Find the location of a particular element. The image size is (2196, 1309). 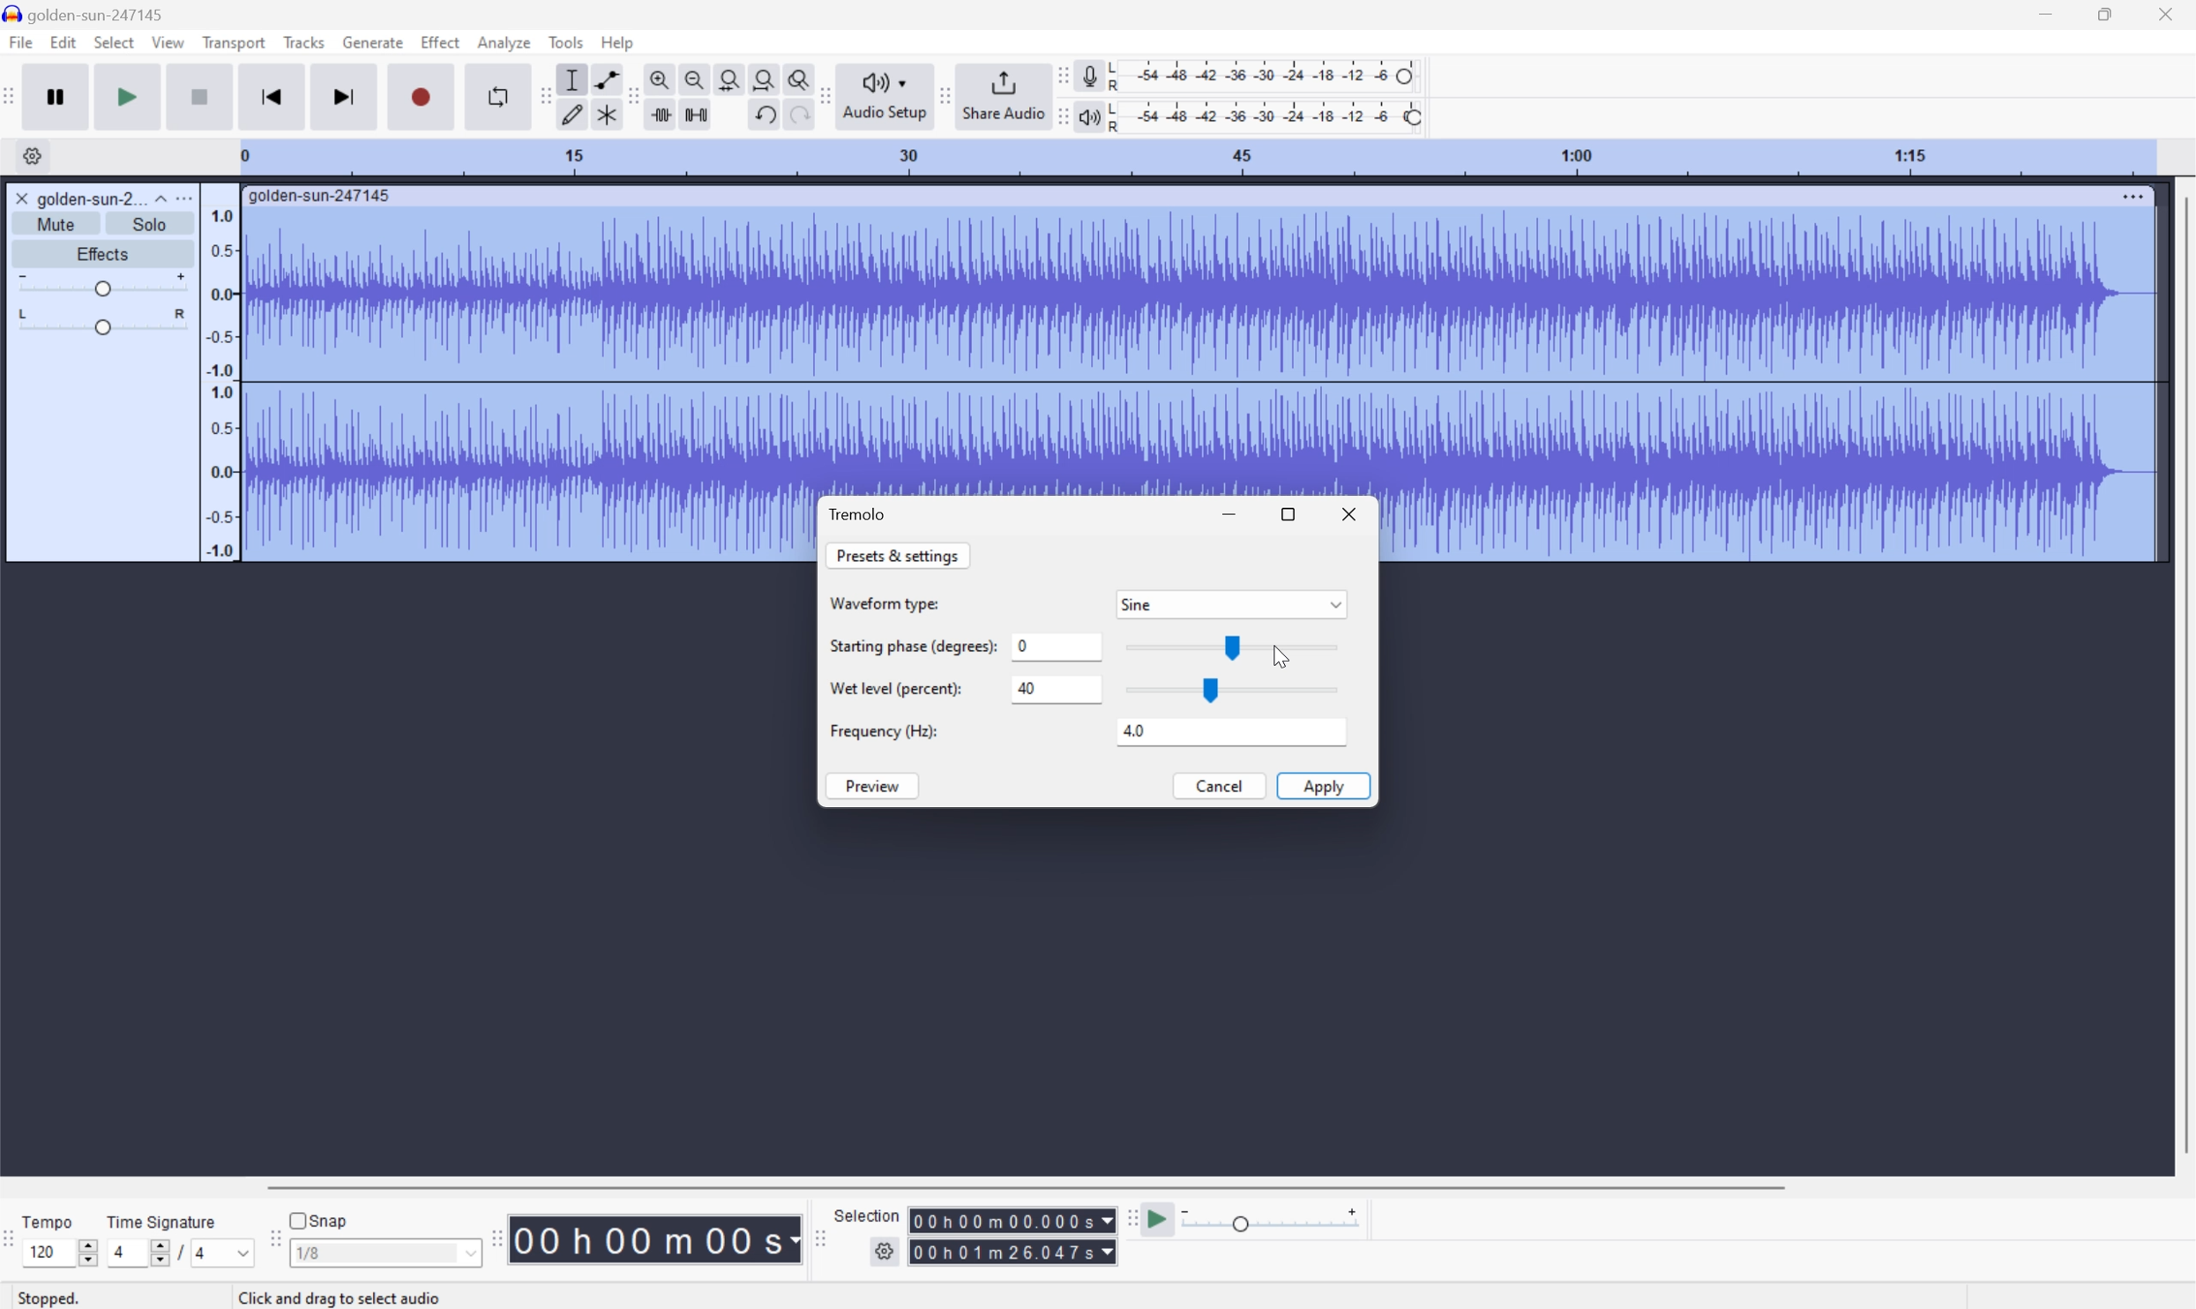

Cancel is located at coordinates (1218, 788).